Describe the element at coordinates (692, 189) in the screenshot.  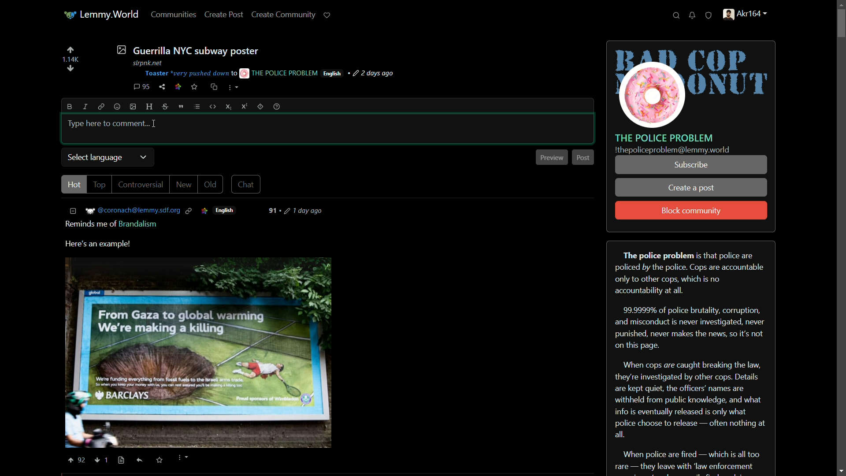
I see `create a post` at that location.